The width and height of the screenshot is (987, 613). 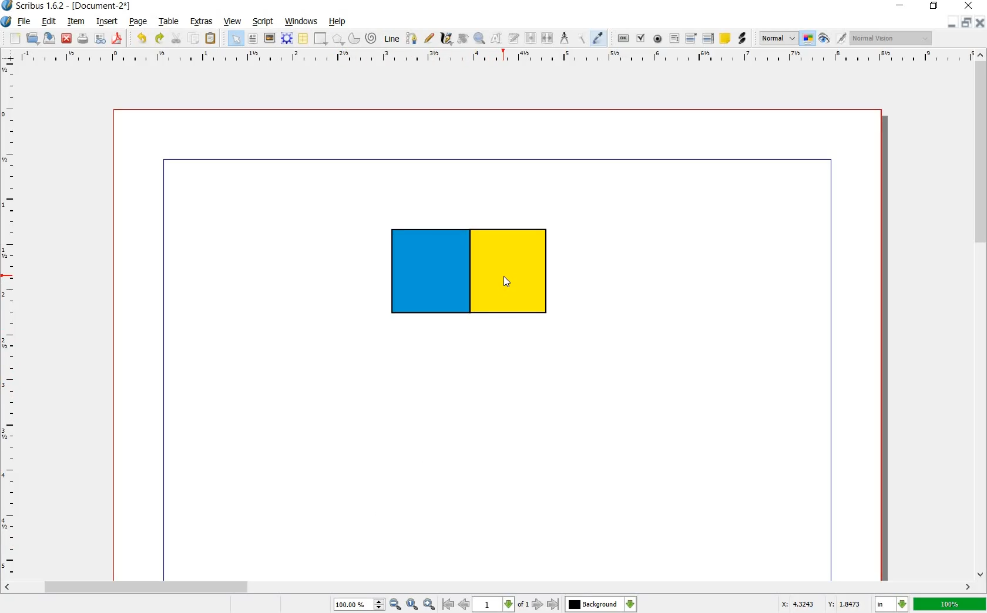 What do you see at coordinates (891, 39) in the screenshot?
I see `normal vision` at bounding box center [891, 39].